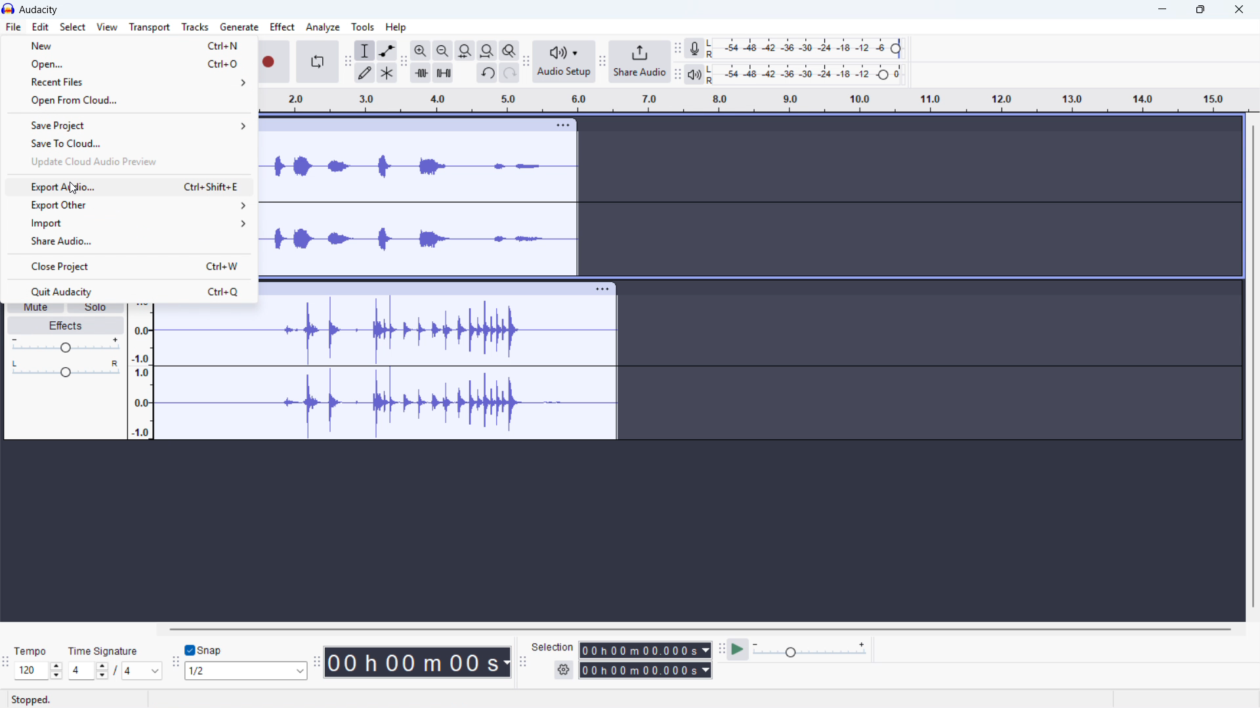 This screenshot has height=708, width=1260. What do you see at coordinates (420, 211) in the screenshot?
I see `audio 1 wave form` at bounding box center [420, 211].